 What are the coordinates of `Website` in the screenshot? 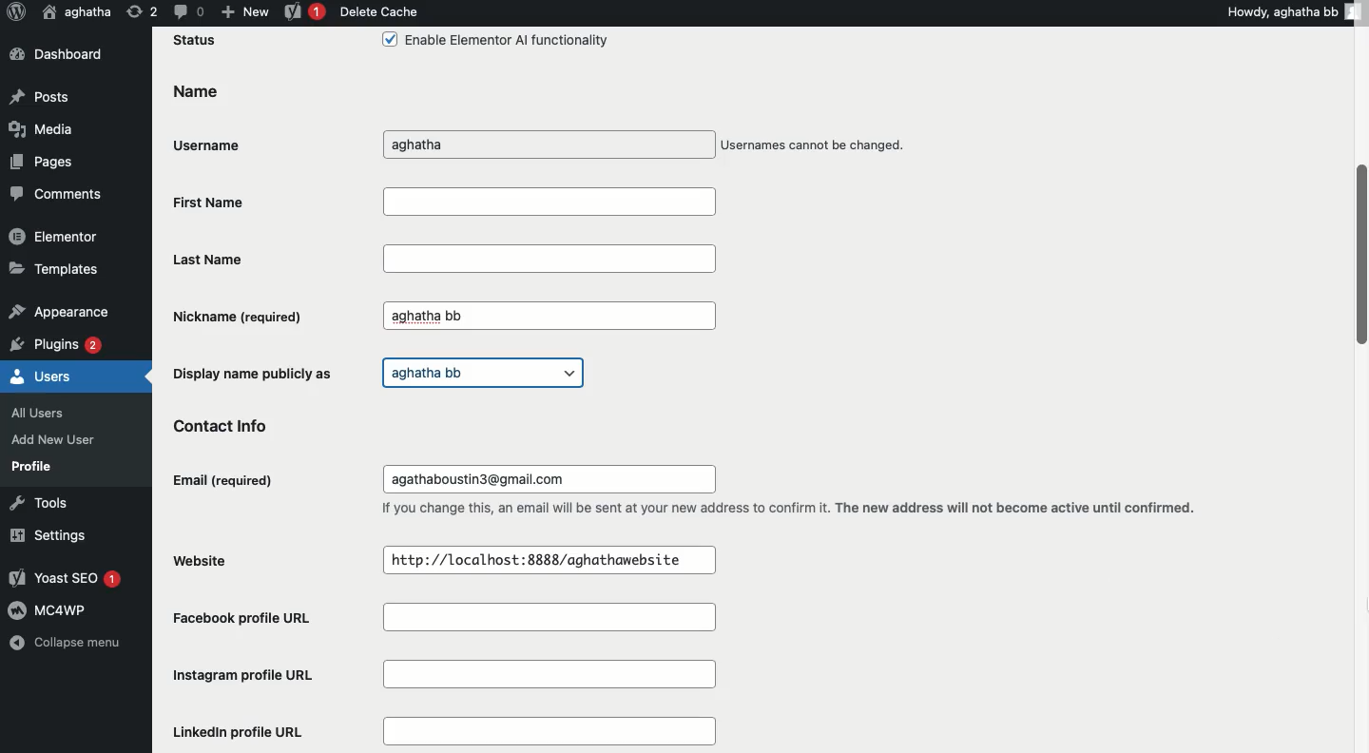 It's located at (209, 559).